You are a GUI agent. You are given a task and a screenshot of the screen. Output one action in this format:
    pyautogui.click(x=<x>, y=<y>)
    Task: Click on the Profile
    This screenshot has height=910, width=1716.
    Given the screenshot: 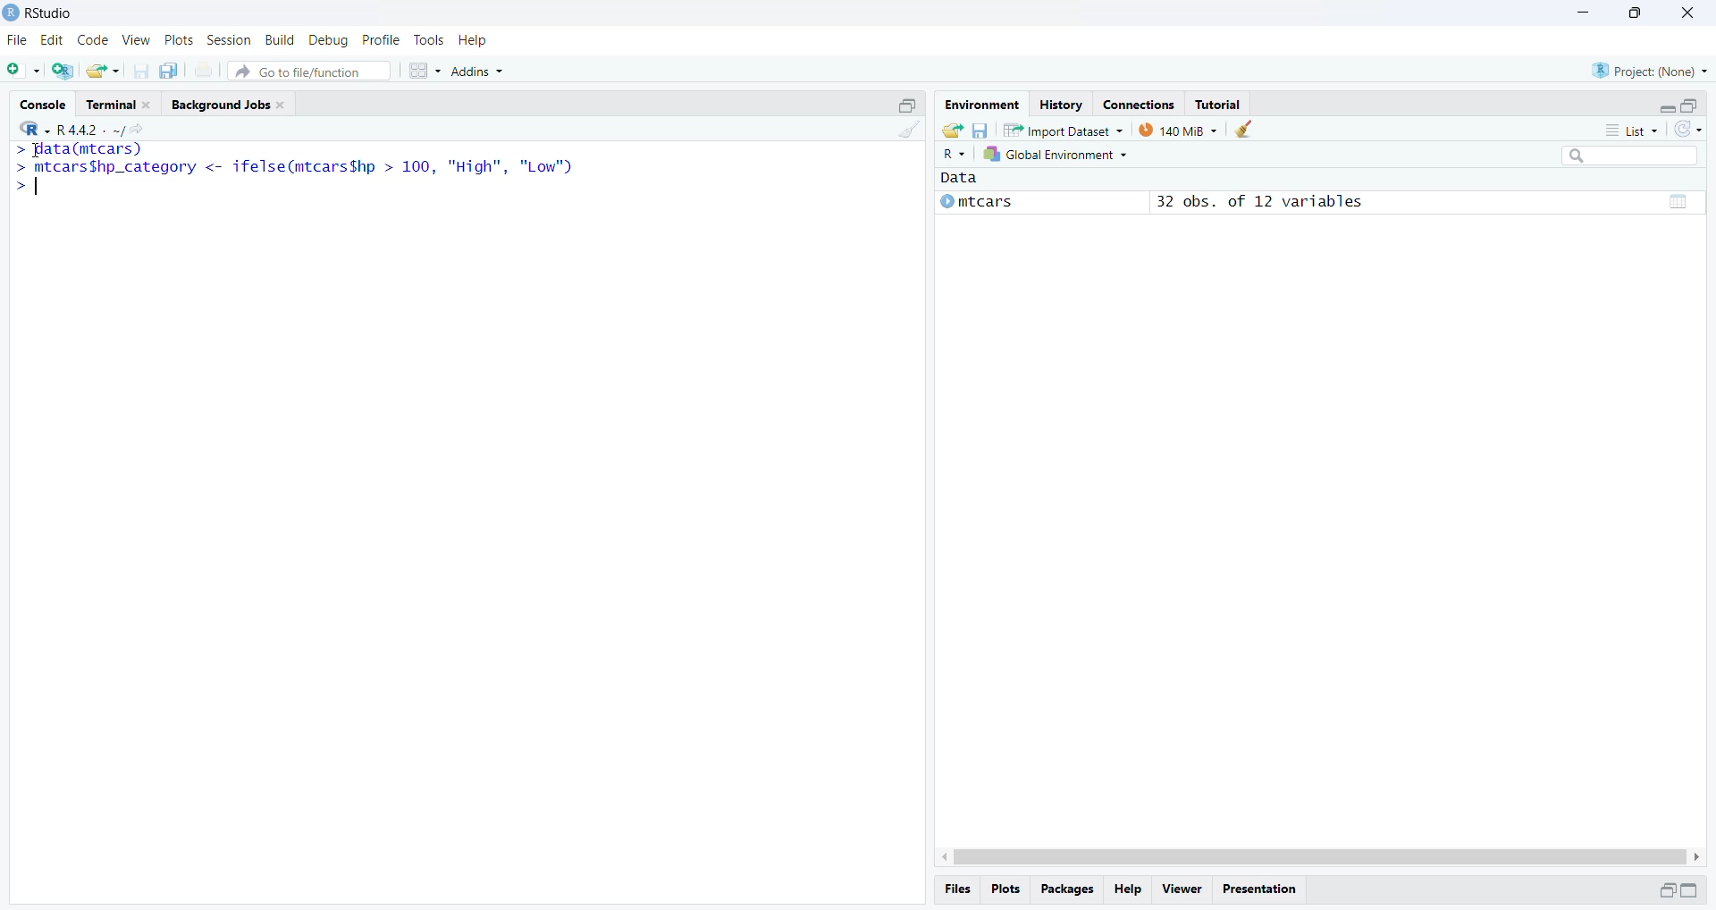 What is the action you would take?
    pyautogui.click(x=382, y=39)
    